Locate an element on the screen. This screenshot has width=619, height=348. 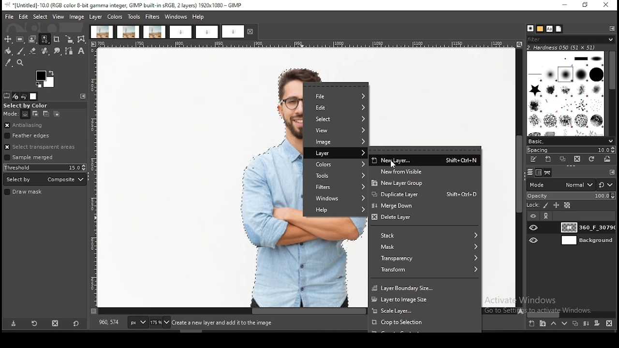
merge down is located at coordinates (423, 207).